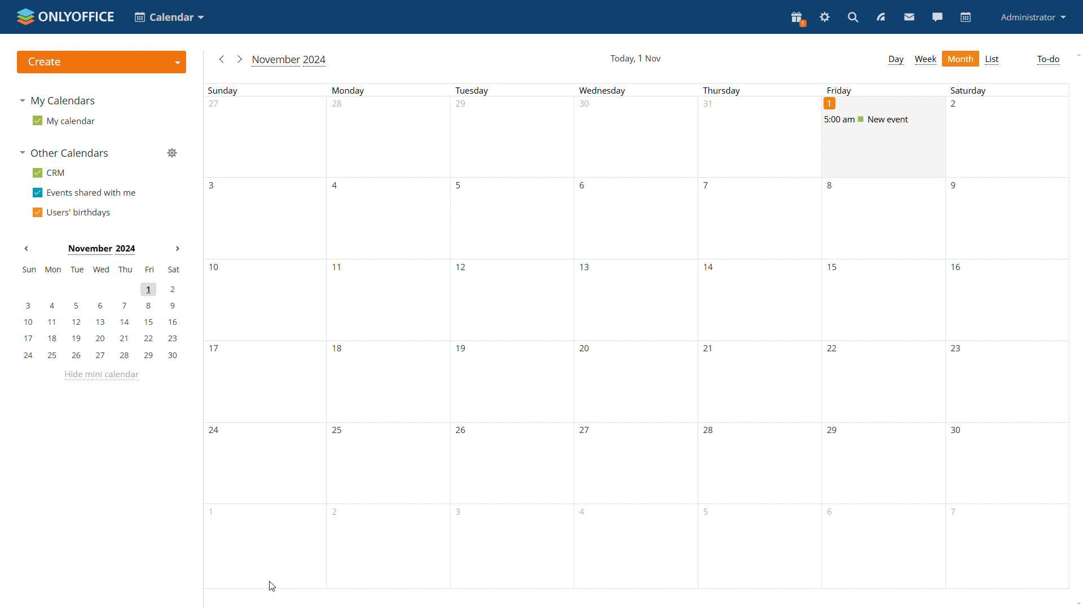 This screenshot has width=1083, height=609. Describe the element at coordinates (27, 248) in the screenshot. I see `Previous month` at that location.